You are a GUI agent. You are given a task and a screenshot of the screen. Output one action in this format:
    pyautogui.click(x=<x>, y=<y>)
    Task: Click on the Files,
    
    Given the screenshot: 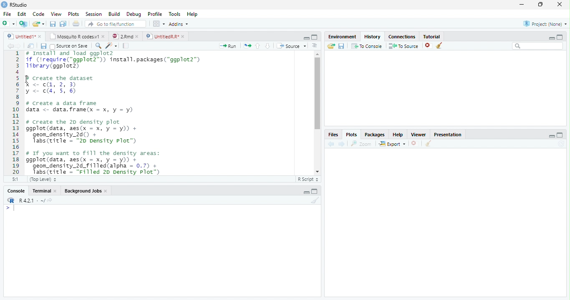 What is the action you would take?
    pyautogui.click(x=332, y=135)
    